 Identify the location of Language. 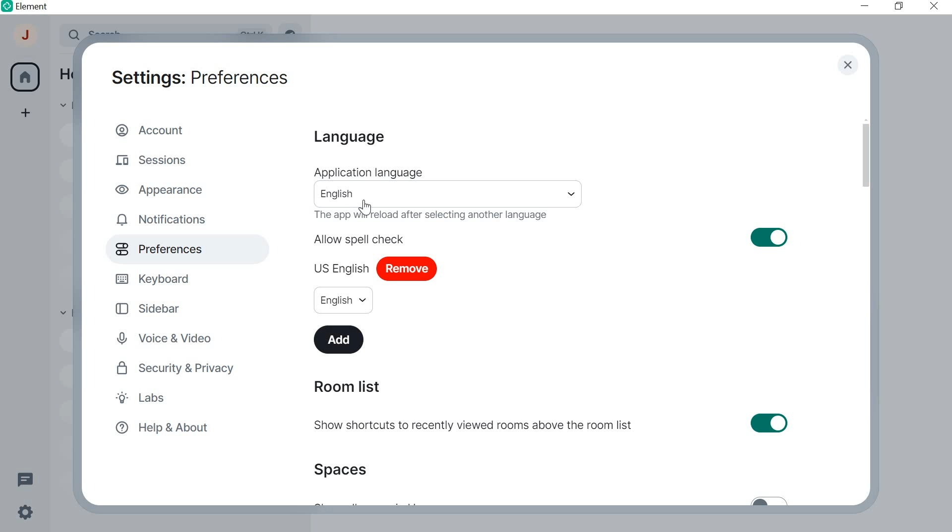
(348, 138).